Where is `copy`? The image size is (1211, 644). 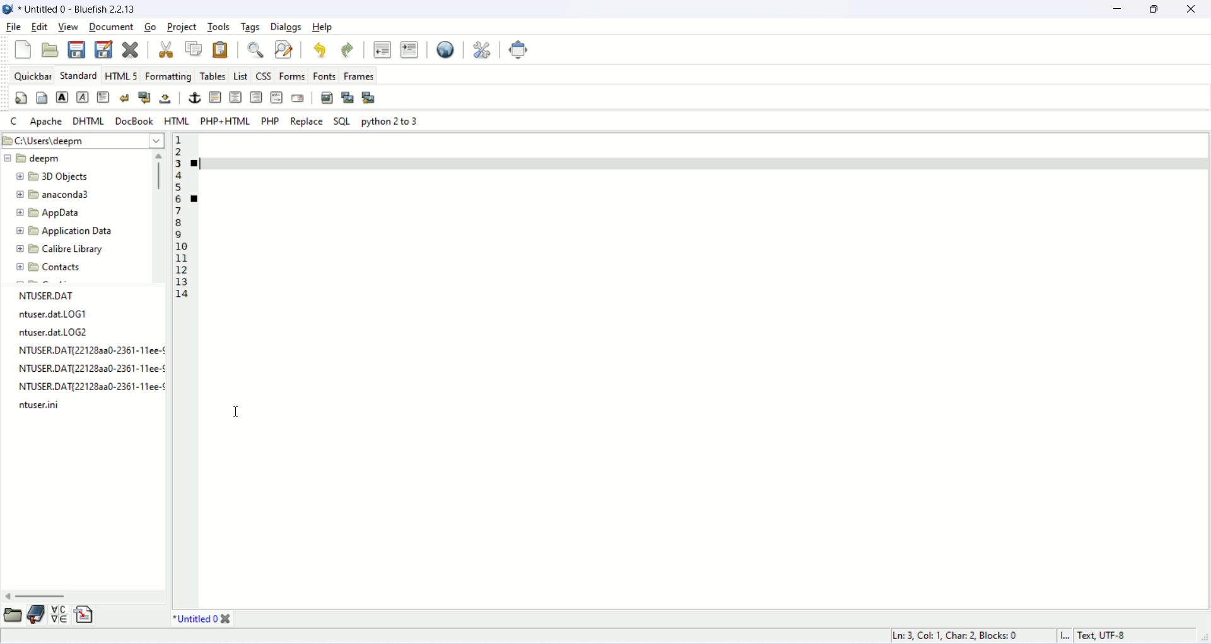
copy is located at coordinates (196, 49).